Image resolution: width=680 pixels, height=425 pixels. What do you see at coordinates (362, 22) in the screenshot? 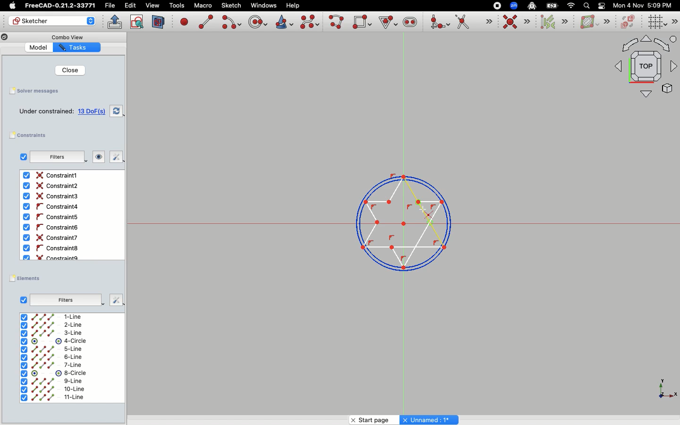
I see `Create rectangle` at bounding box center [362, 22].